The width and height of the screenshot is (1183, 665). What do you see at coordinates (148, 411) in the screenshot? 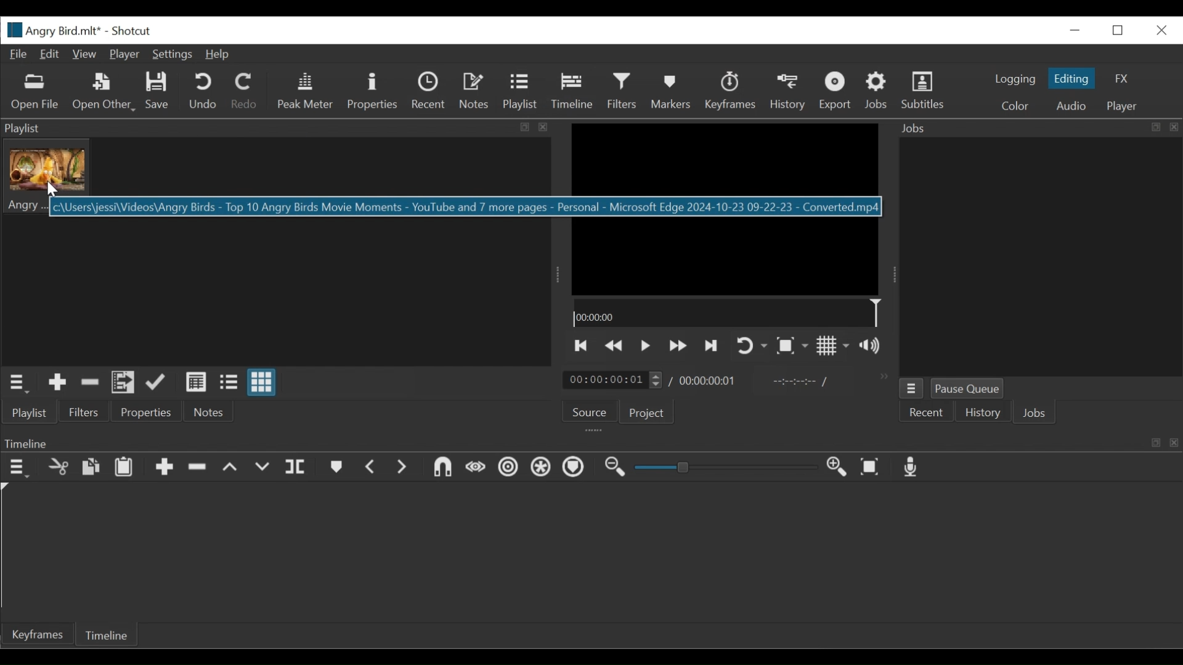
I see `Properties` at bounding box center [148, 411].